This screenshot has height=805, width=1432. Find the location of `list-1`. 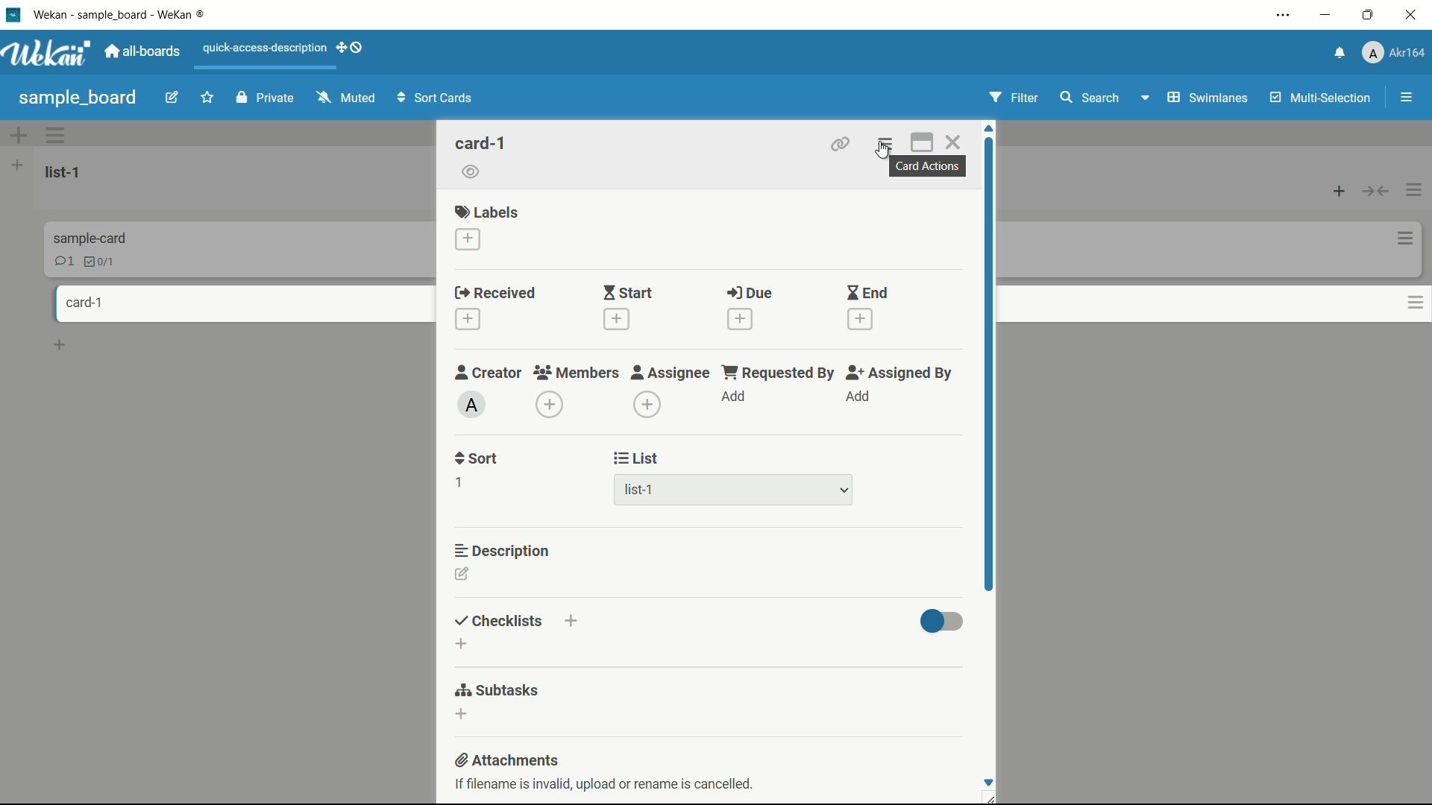

list-1 is located at coordinates (662, 489).